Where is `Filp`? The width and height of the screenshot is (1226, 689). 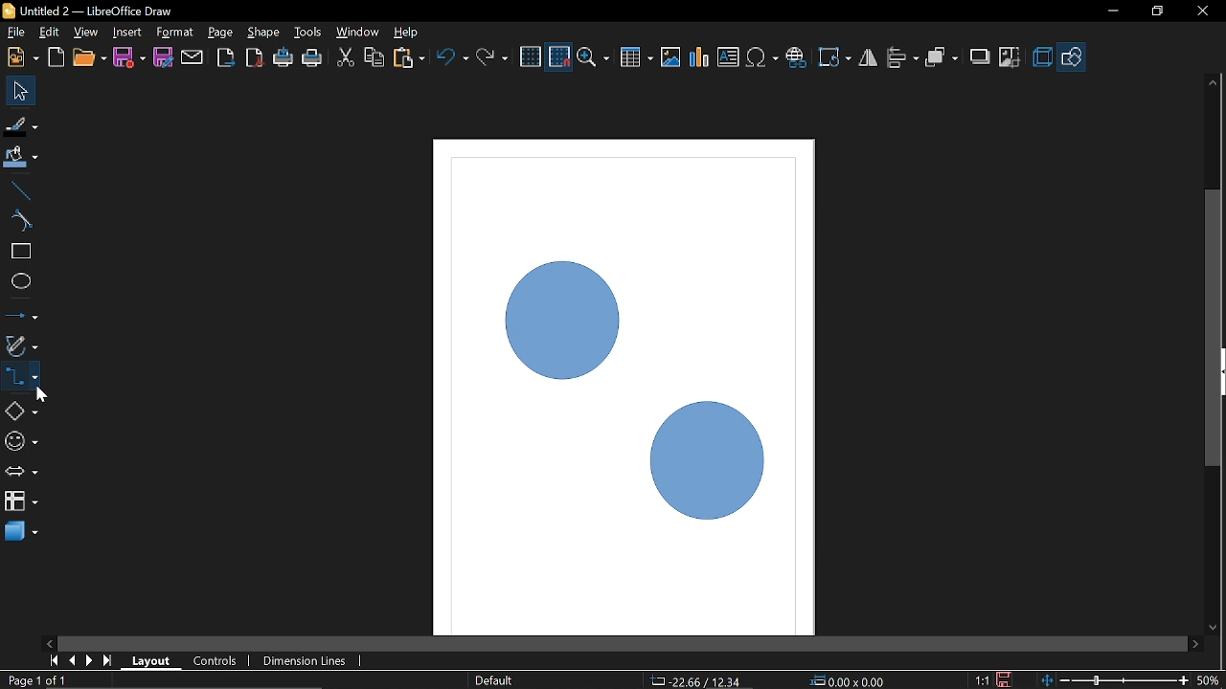 Filp is located at coordinates (869, 60).